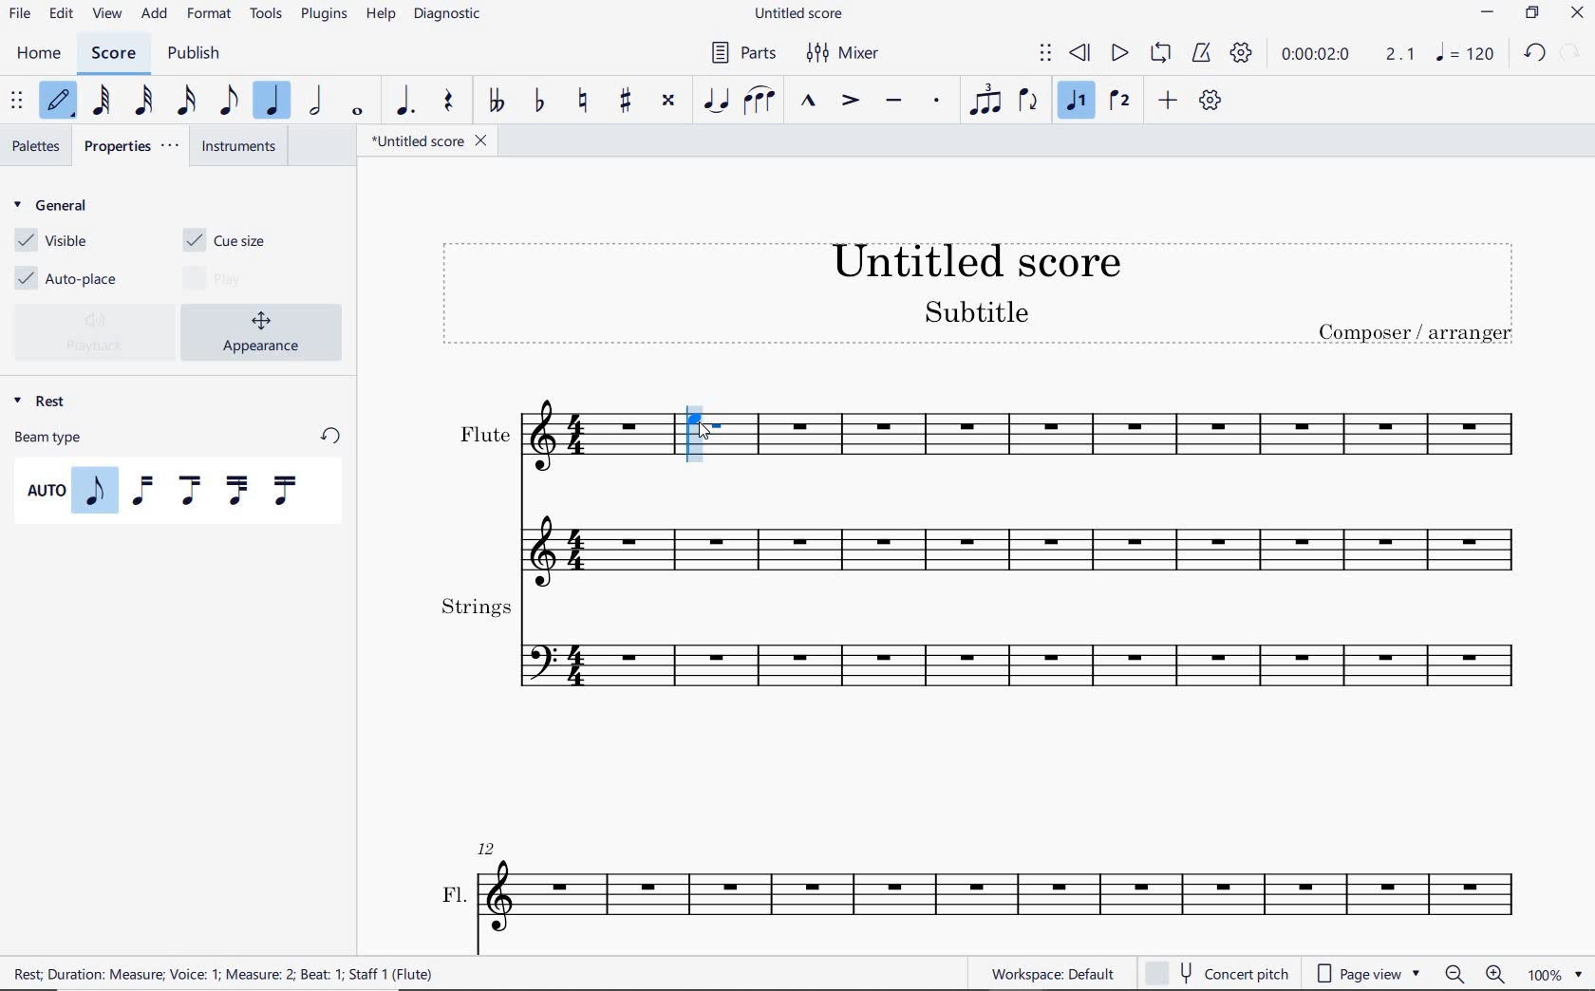  Describe the element at coordinates (1466, 57) in the screenshot. I see `note` at that location.